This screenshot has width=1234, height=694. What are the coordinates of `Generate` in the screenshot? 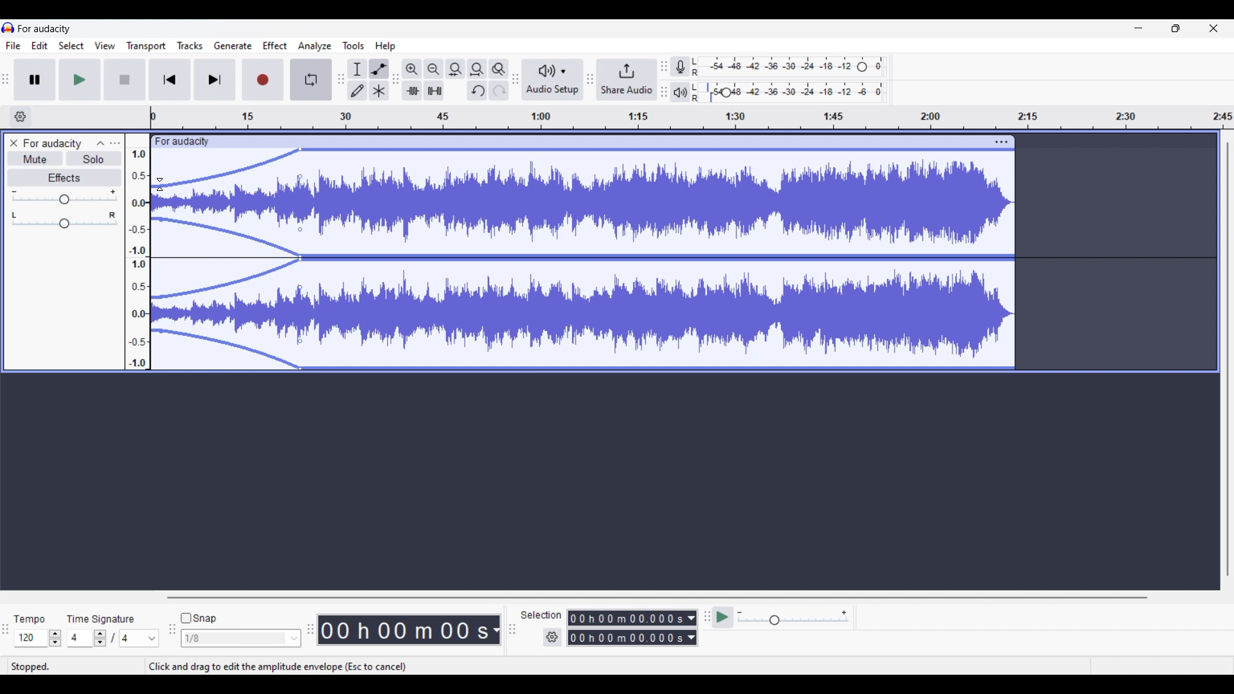 It's located at (233, 46).